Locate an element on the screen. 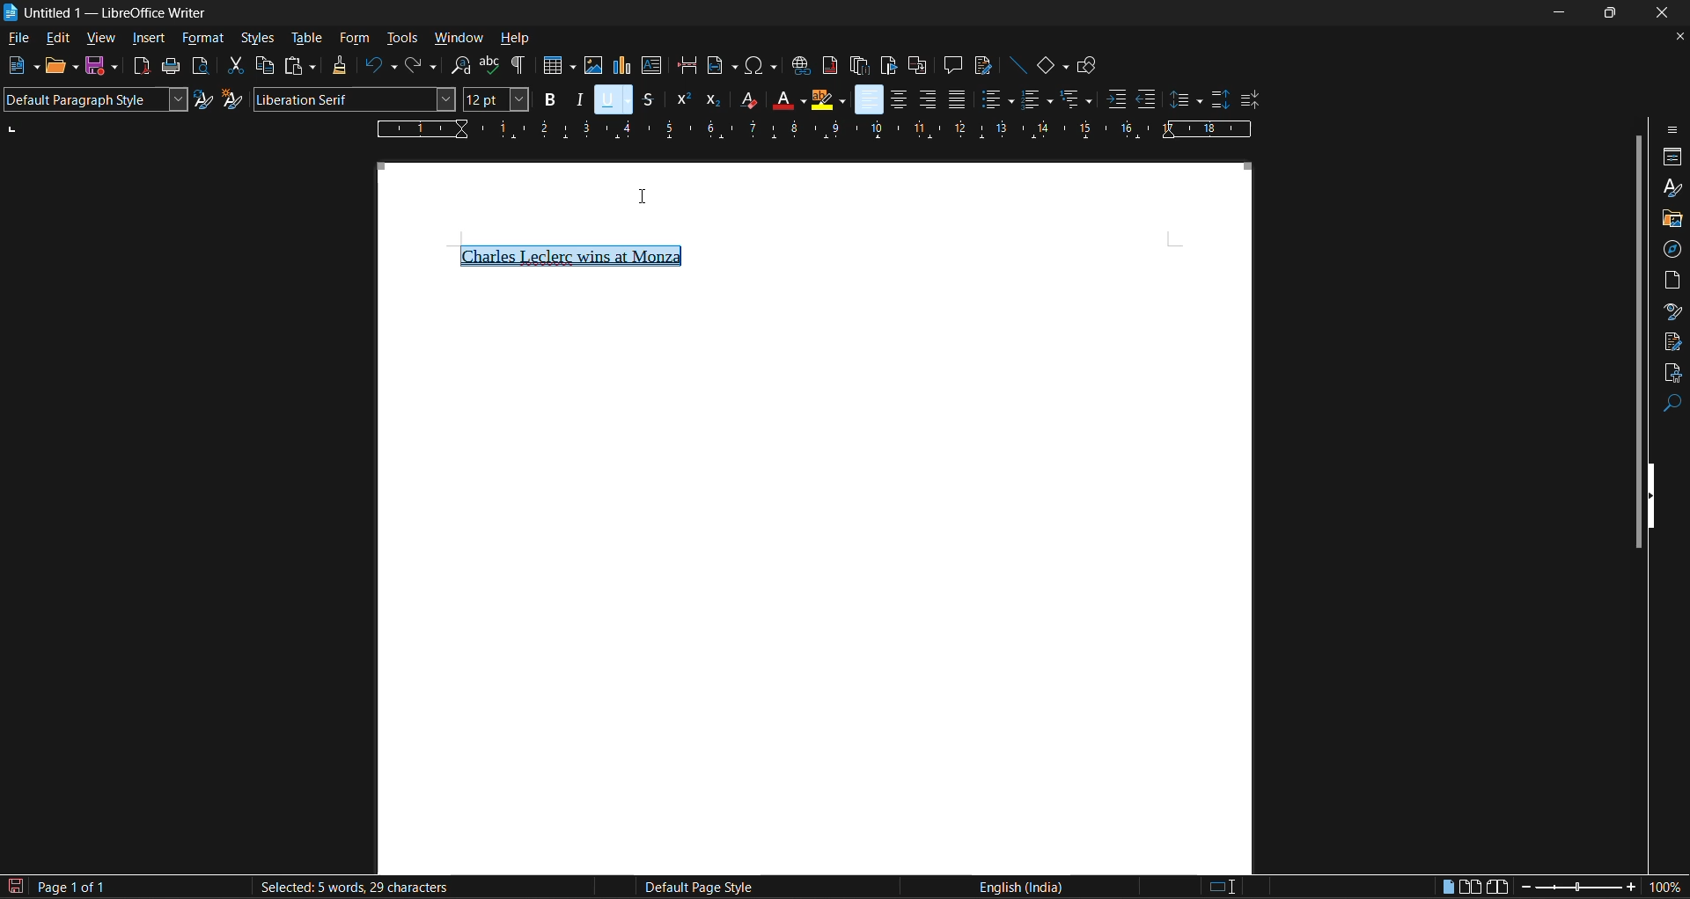  align right is located at coordinates (927, 99).